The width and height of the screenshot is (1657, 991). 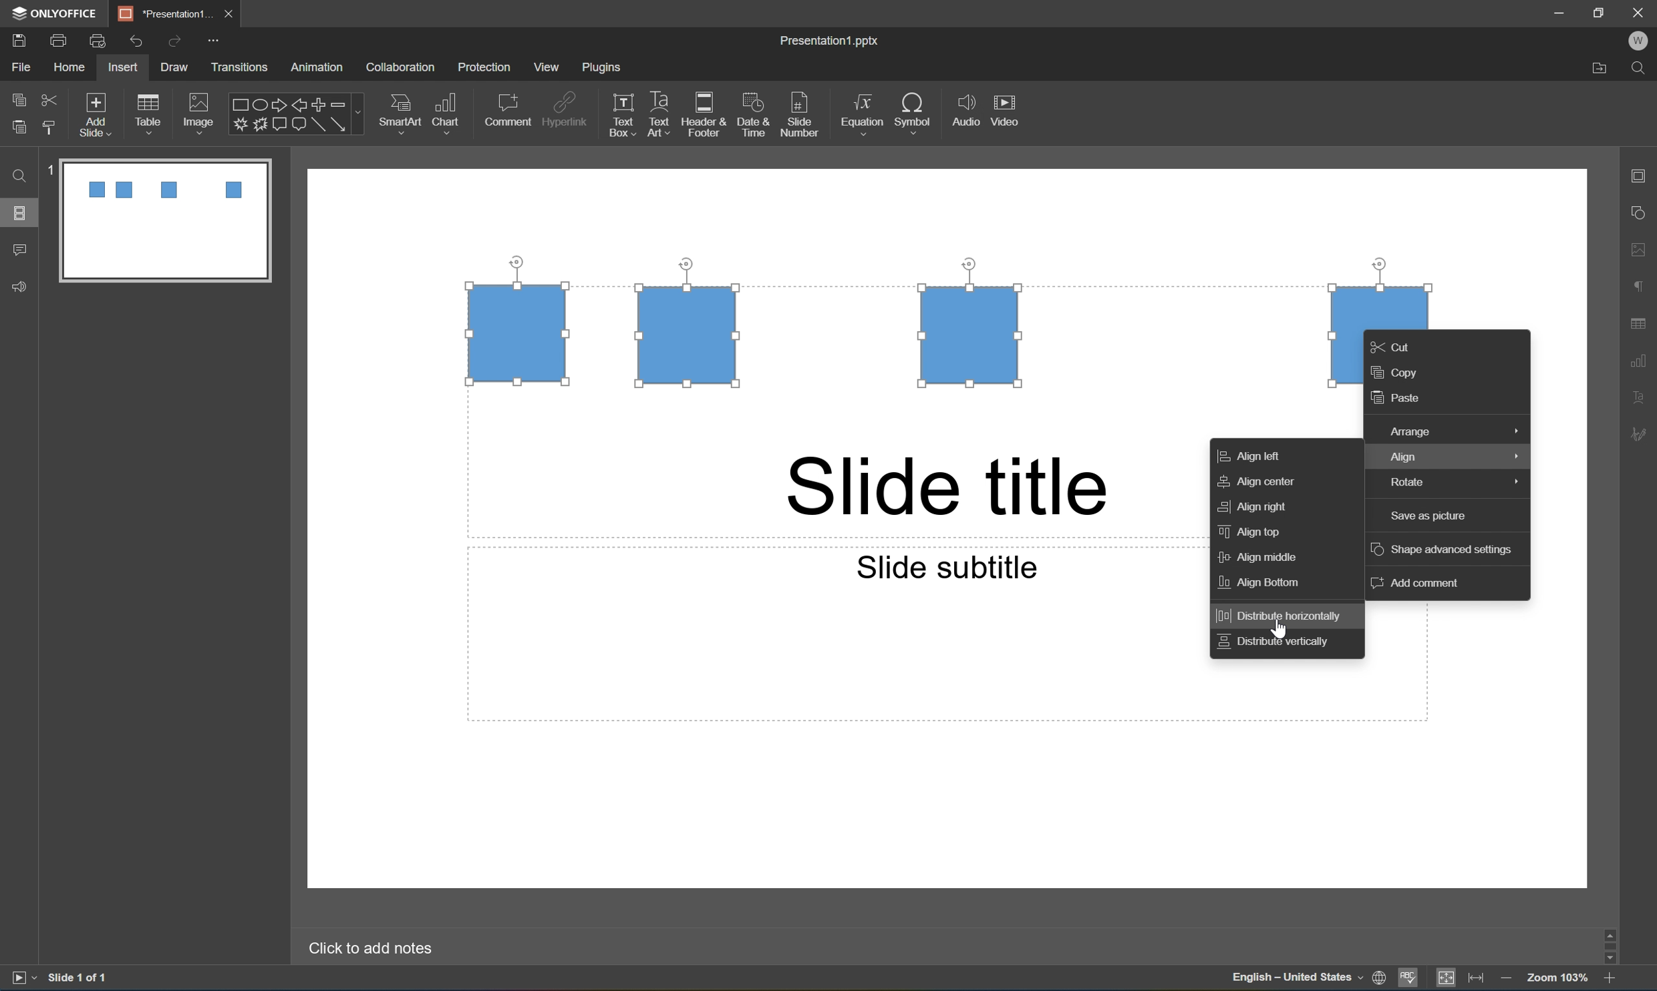 What do you see at coordinates (98, 112) in the screenshot?
I see `add slide` at bounding box center [98, 112].